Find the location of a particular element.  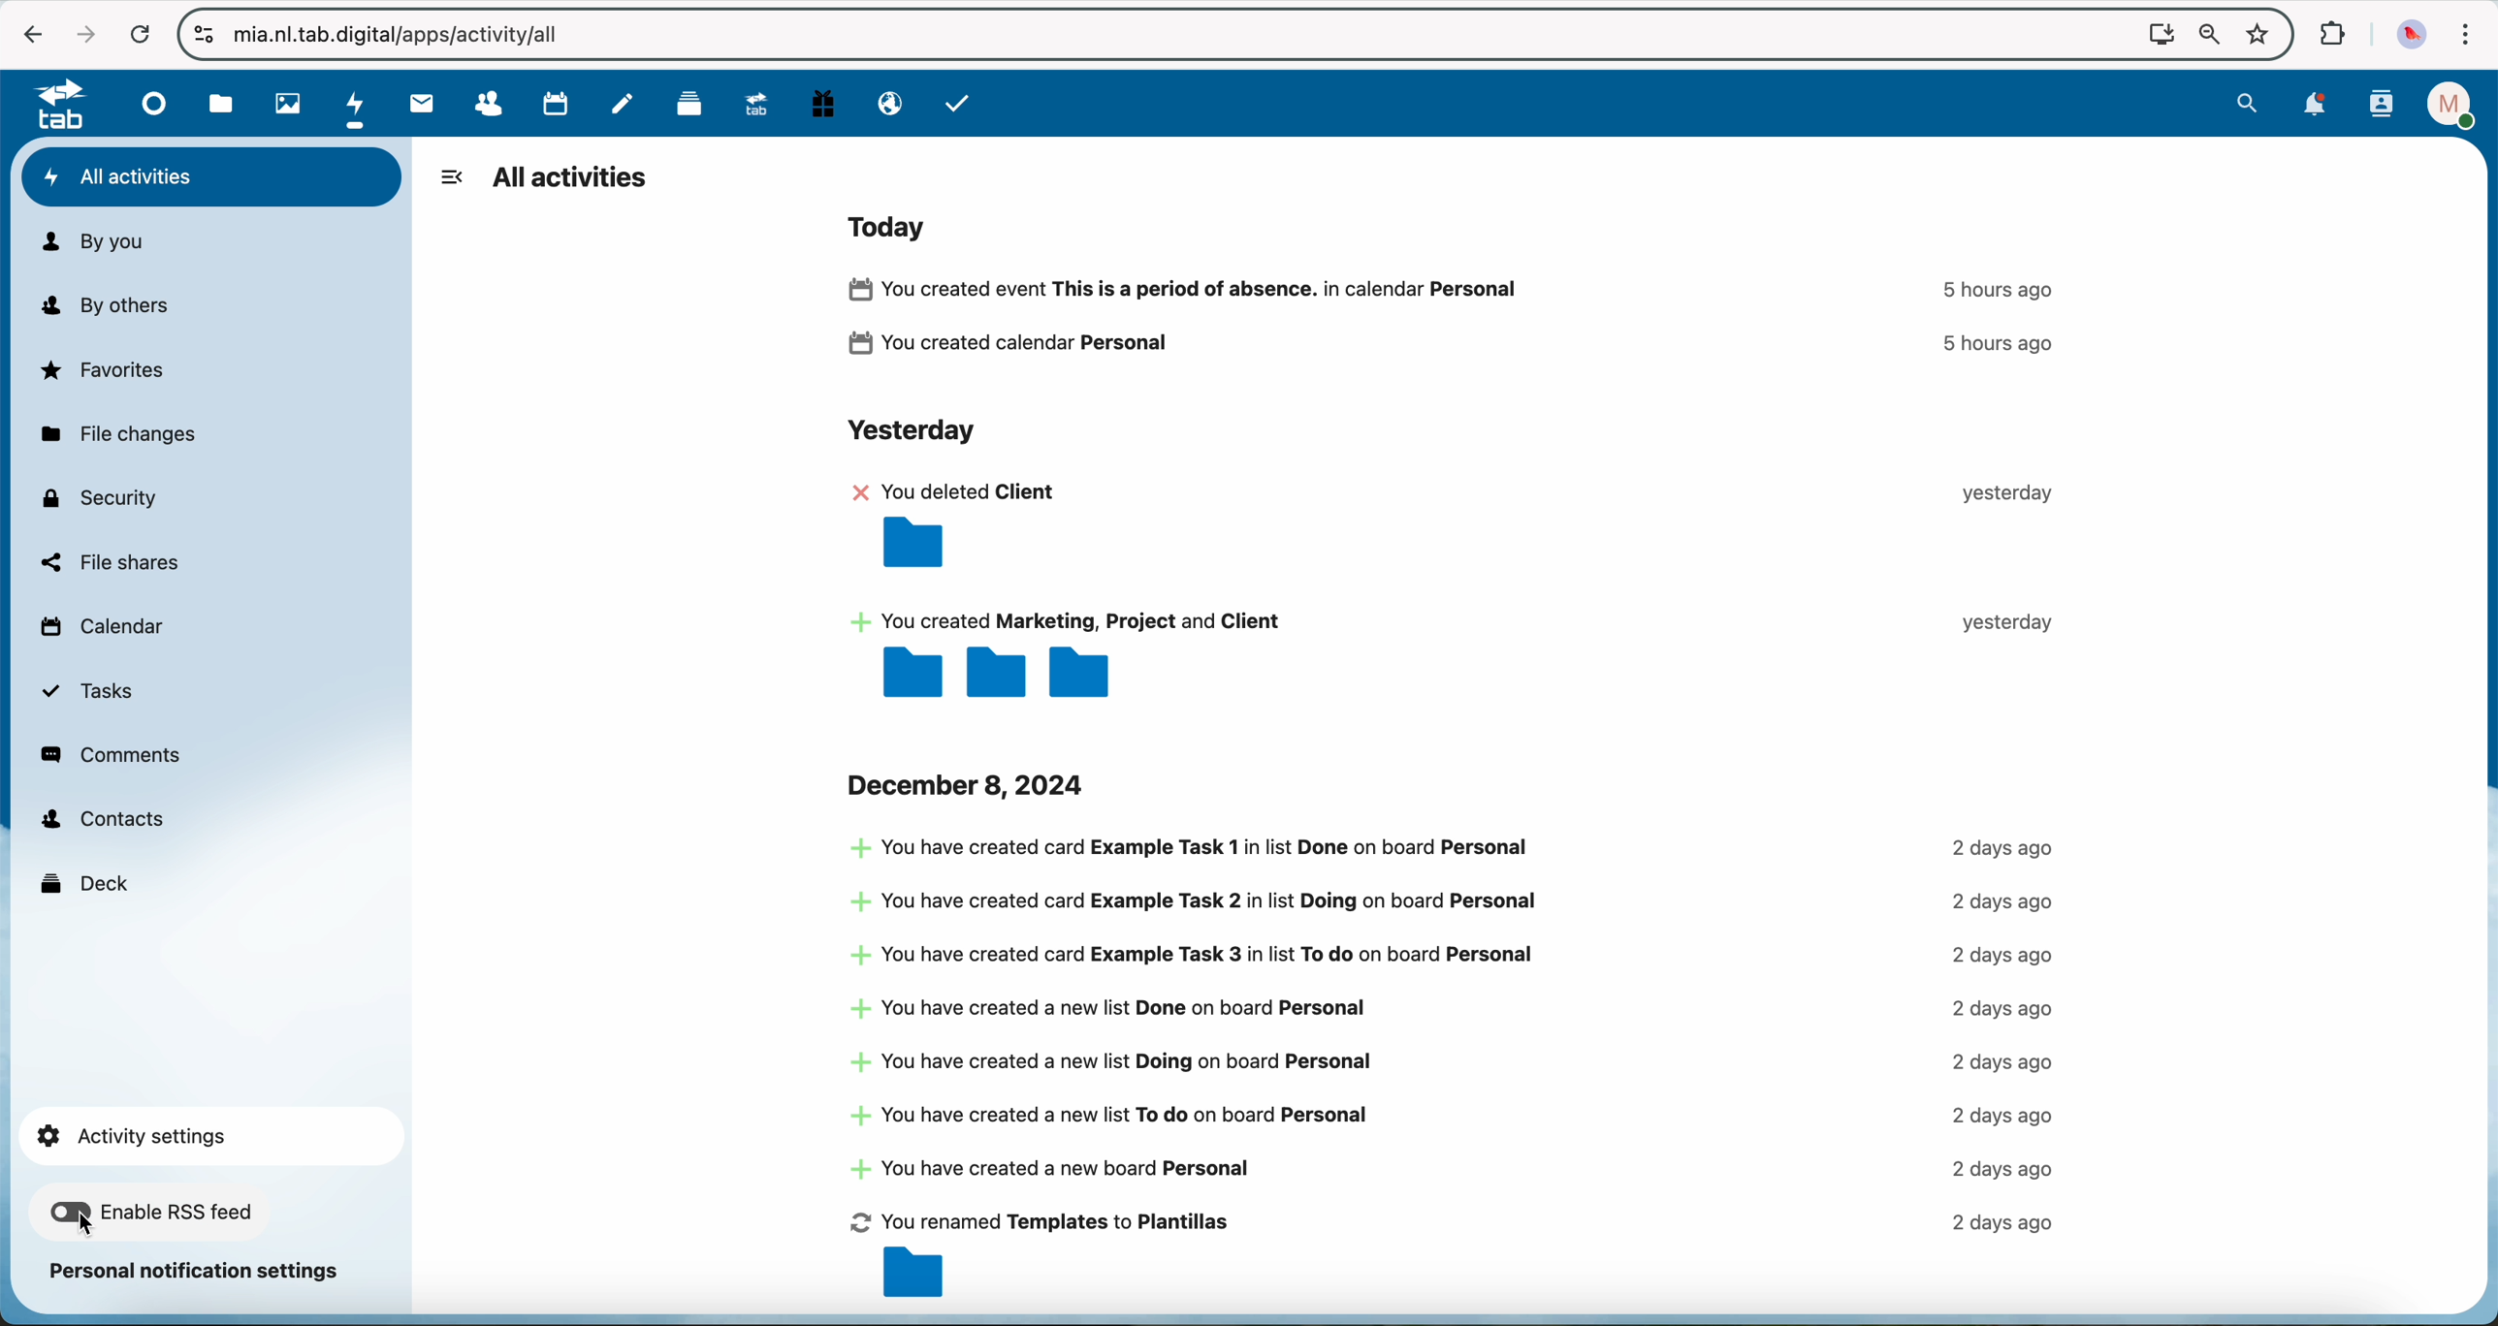

navigate back is located at coordinates (23, 35).